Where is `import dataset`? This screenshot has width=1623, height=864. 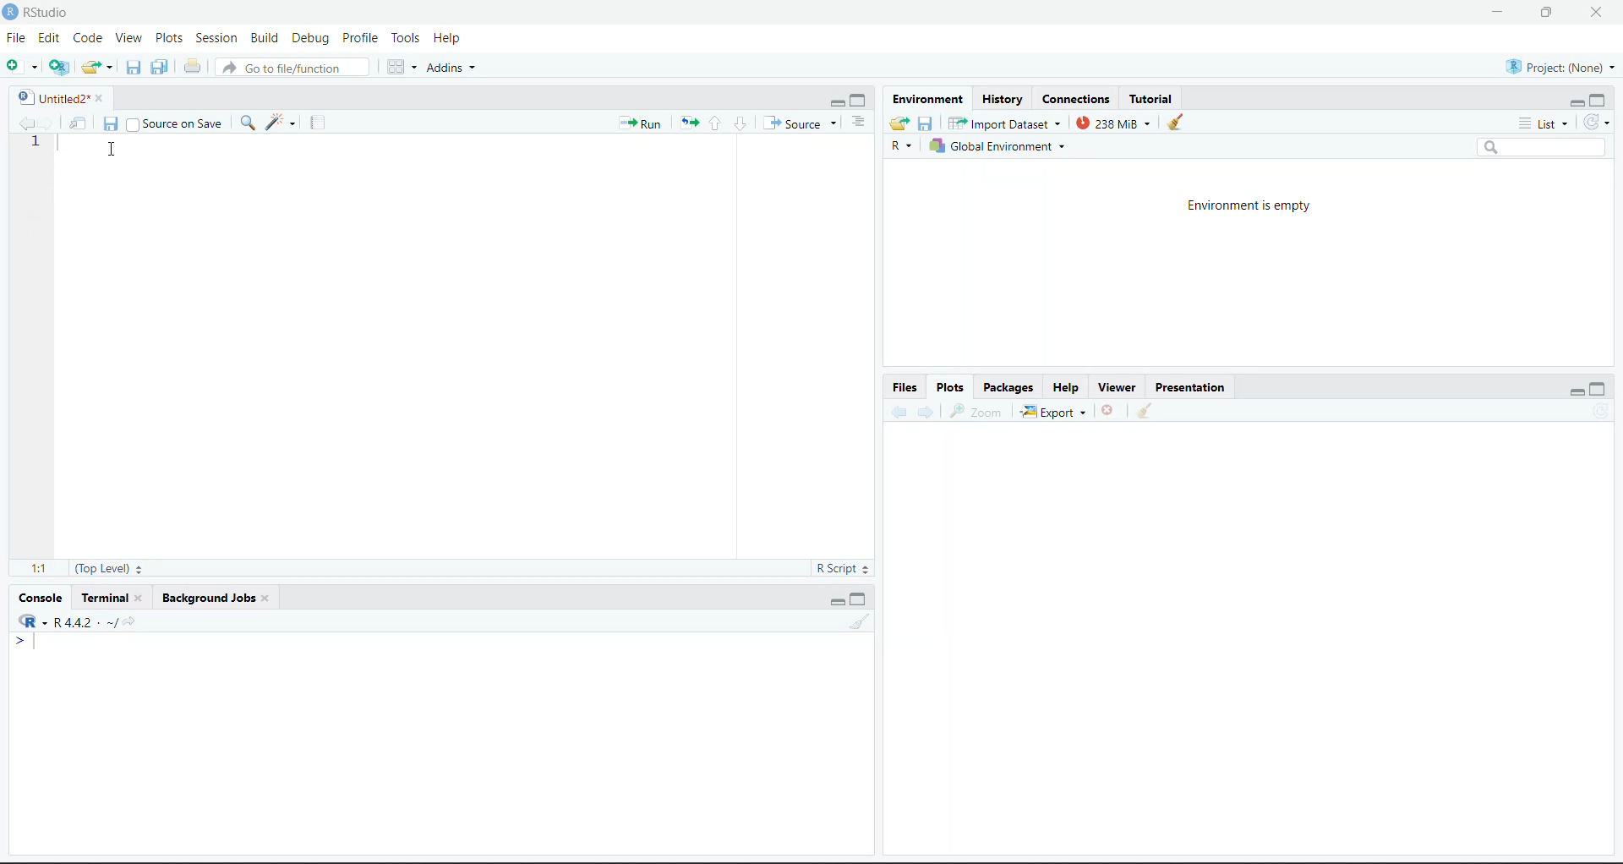 import dataset is located at coordinates (1003, 123).